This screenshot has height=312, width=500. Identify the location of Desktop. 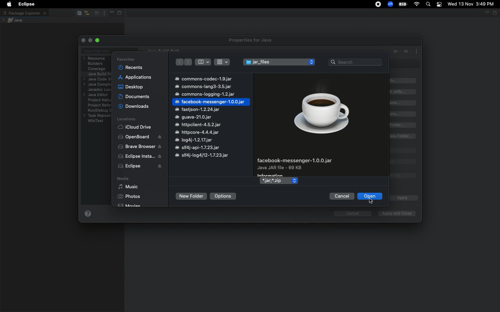
(131, 86).